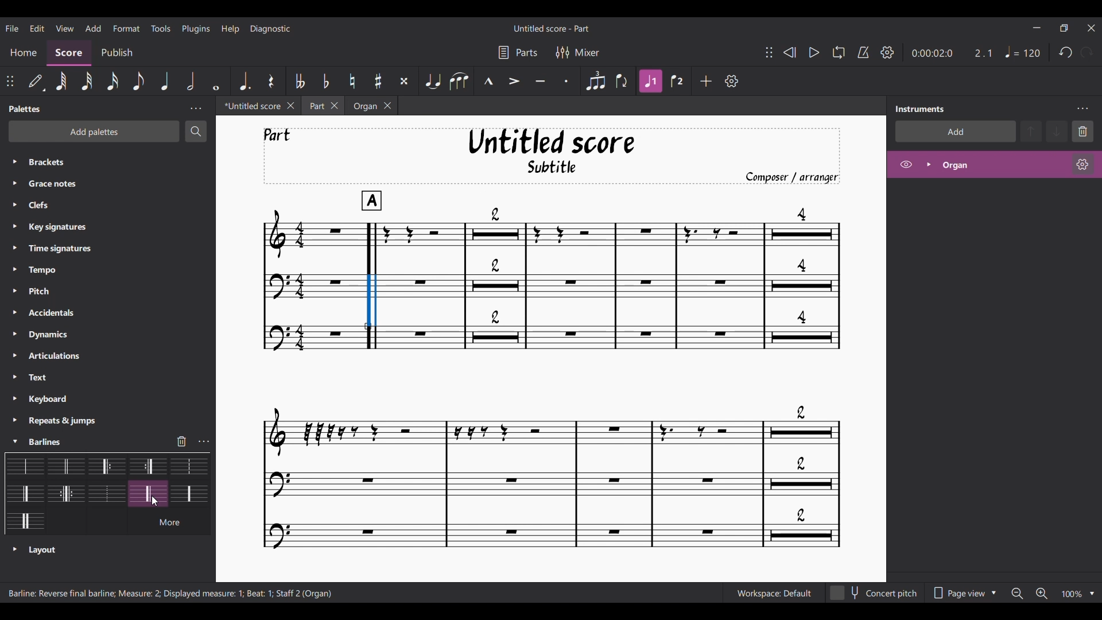 The width and height of the screenshot is (1102, 620). What do you see at coordinates (61, 82) in the screenshot?
I see `64th note` at bounding box center [61, 82].